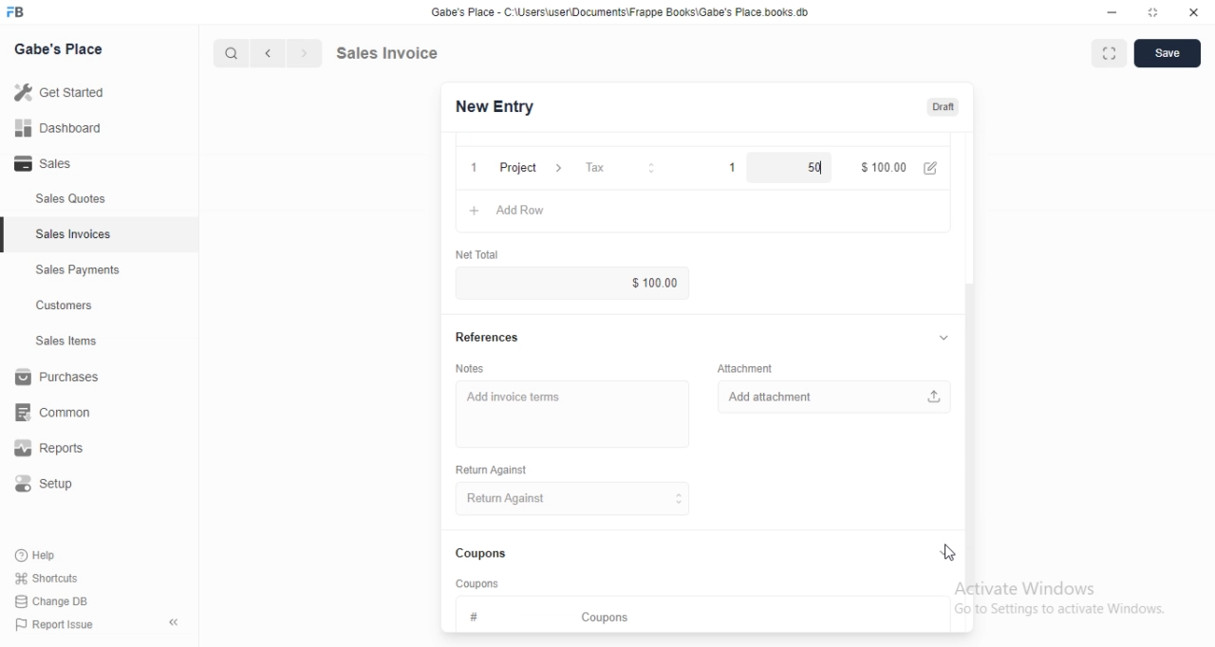  I want to click on Sales Invoices, so click(75, 234).